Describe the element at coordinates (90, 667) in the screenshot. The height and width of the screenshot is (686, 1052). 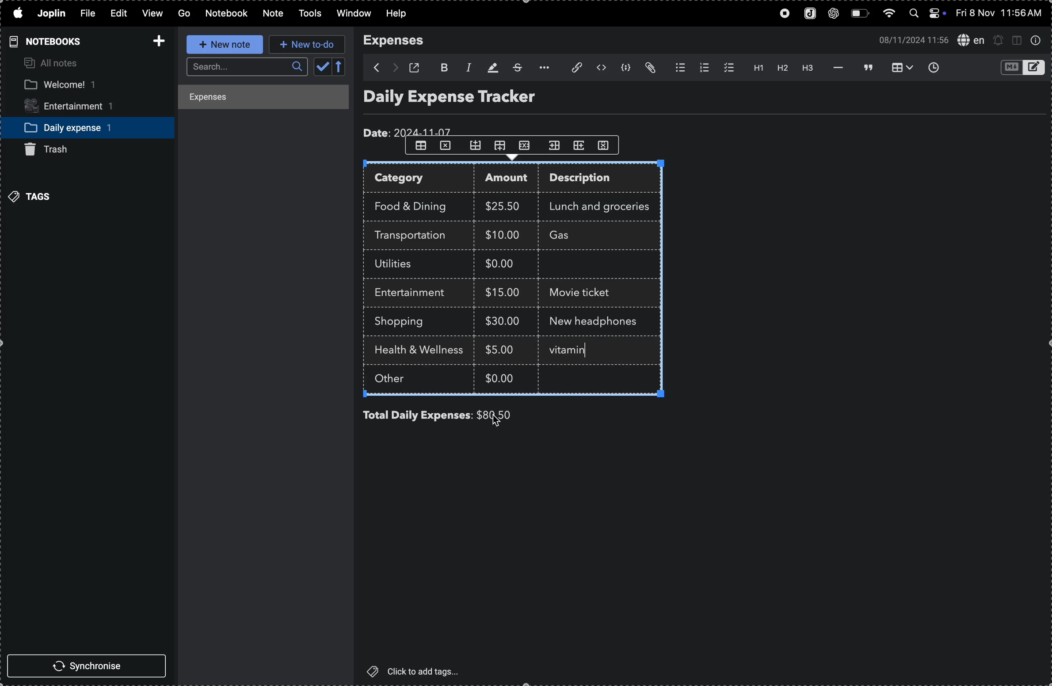
I see `synchronise` at that location.